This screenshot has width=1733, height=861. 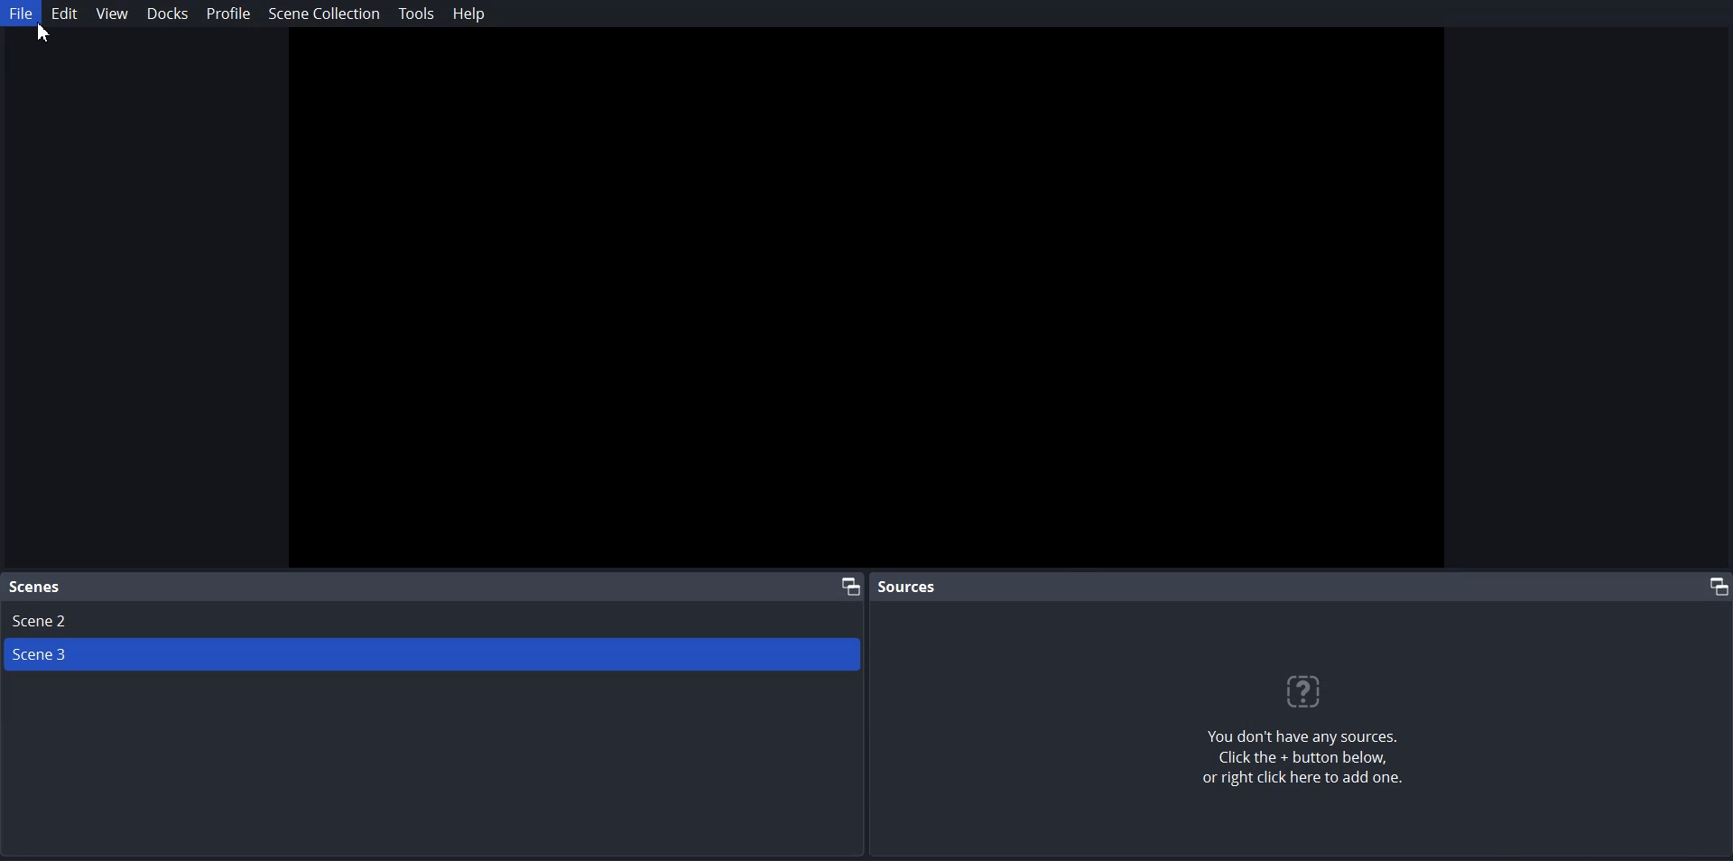 What do you see at coordinates (467, 13) in the screenshot?
I see `Help` at bounding box center [467, 13].